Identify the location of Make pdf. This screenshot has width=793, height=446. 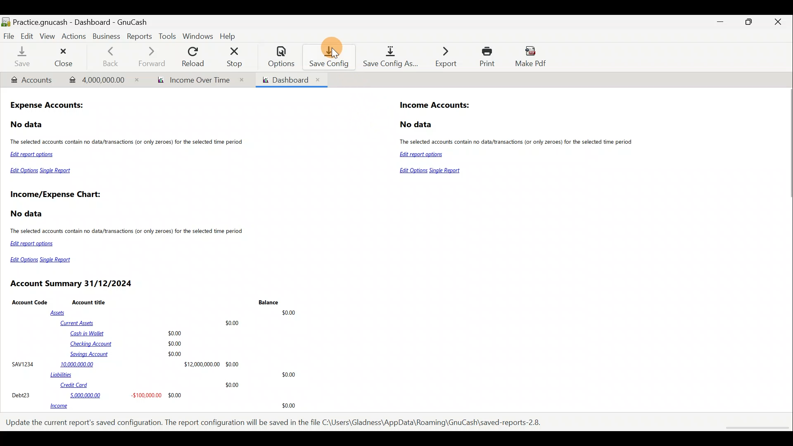
(533, 58).